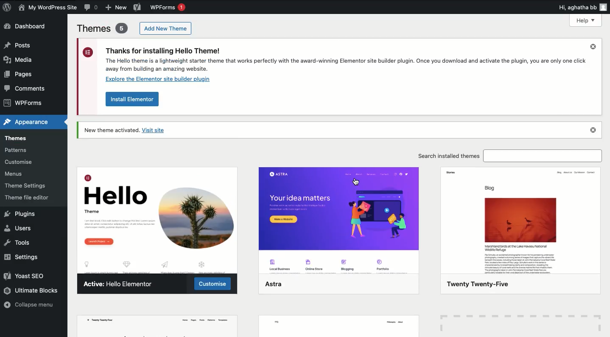 This screenshot has width=610, height=337. What do you see at coordinates (137, 7) in the screenshot?
I see `Yoast` at bounding box center [137, 7].